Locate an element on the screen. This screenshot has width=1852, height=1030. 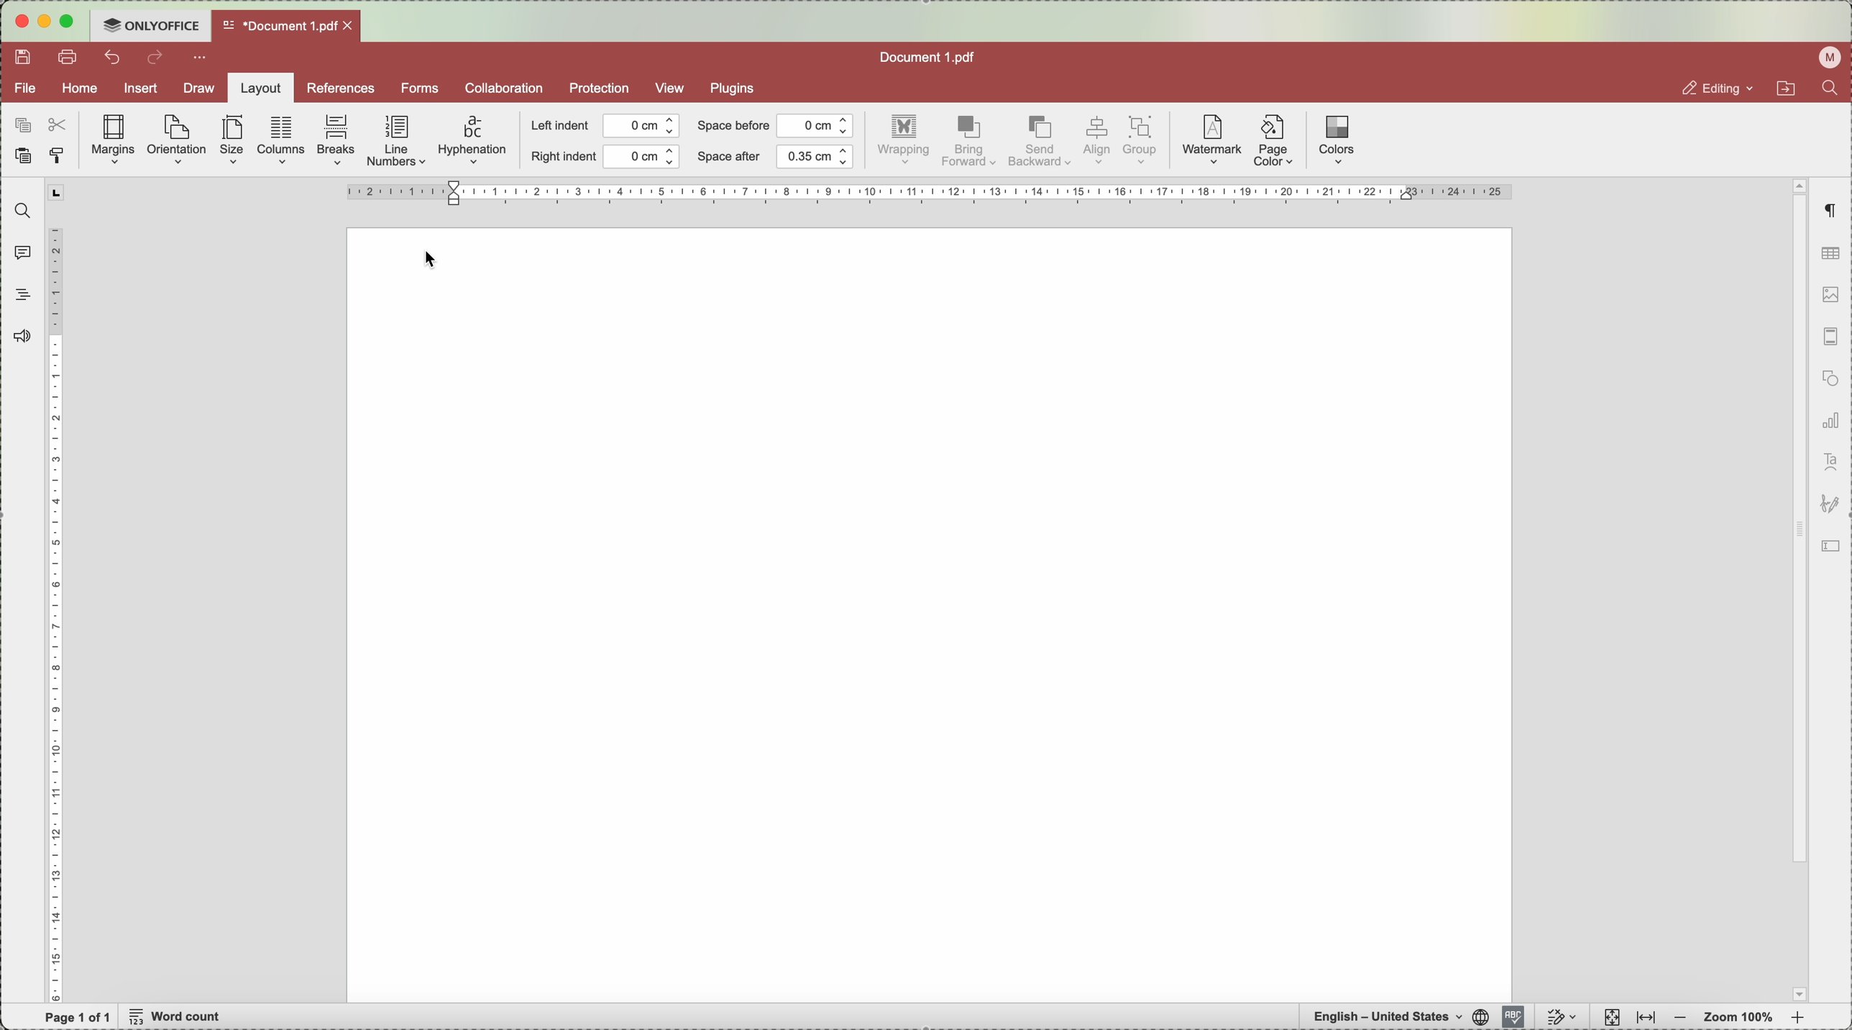
open file location is located at coordinates (1783, 91).